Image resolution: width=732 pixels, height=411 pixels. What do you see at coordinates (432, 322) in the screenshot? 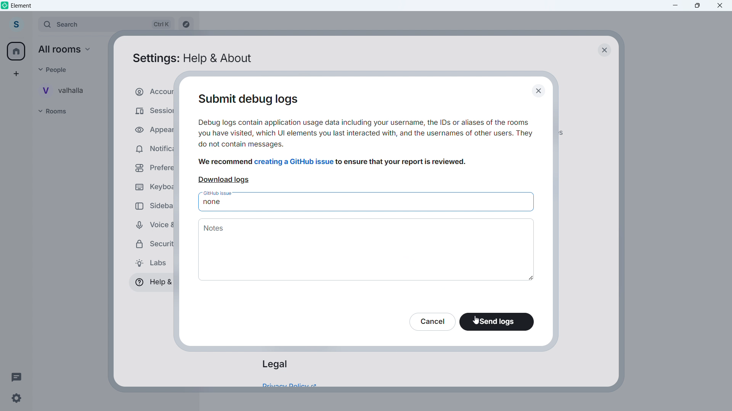
I see `Cancel ` at bounding box center [432, 322].